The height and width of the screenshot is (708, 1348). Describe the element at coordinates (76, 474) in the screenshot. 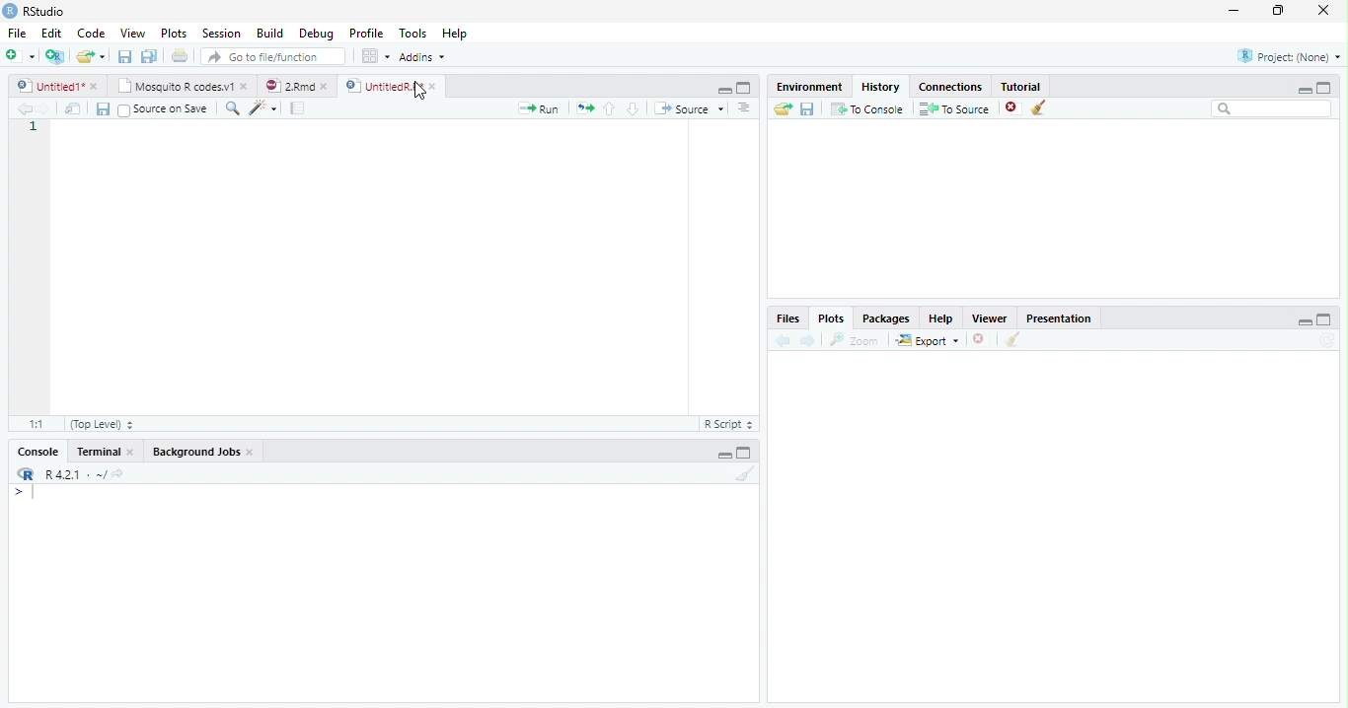

I see `R 4.2.1 ~/` at that location.